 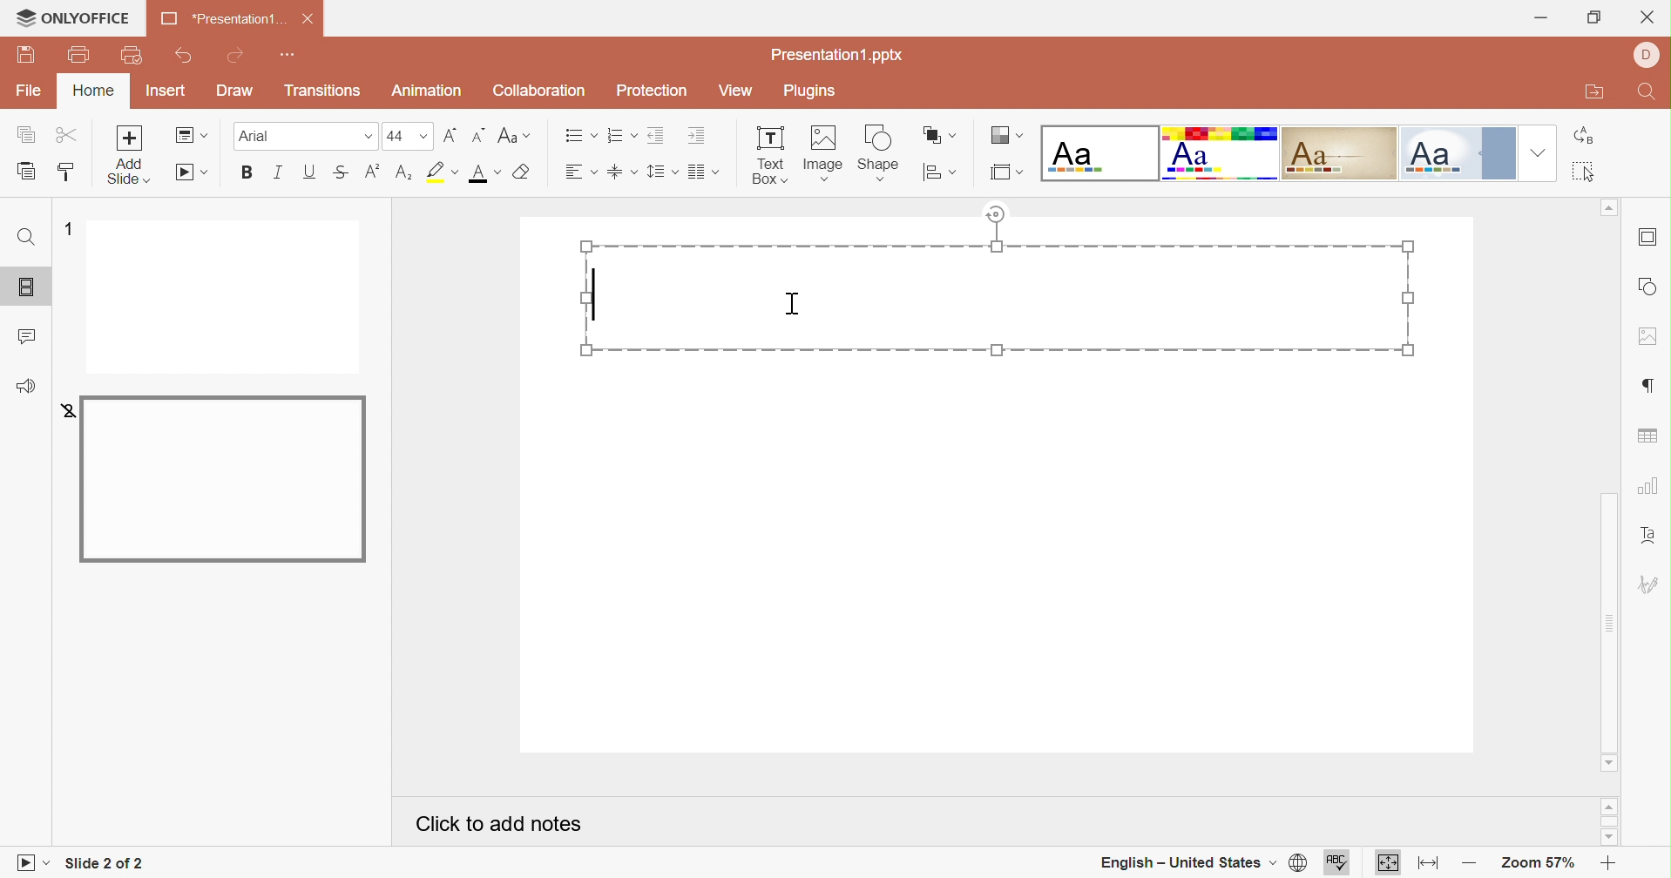 What do you see at coordinates (524, 172) in the screenshot?
I see `Clear style` at bounding box center [524, 172].